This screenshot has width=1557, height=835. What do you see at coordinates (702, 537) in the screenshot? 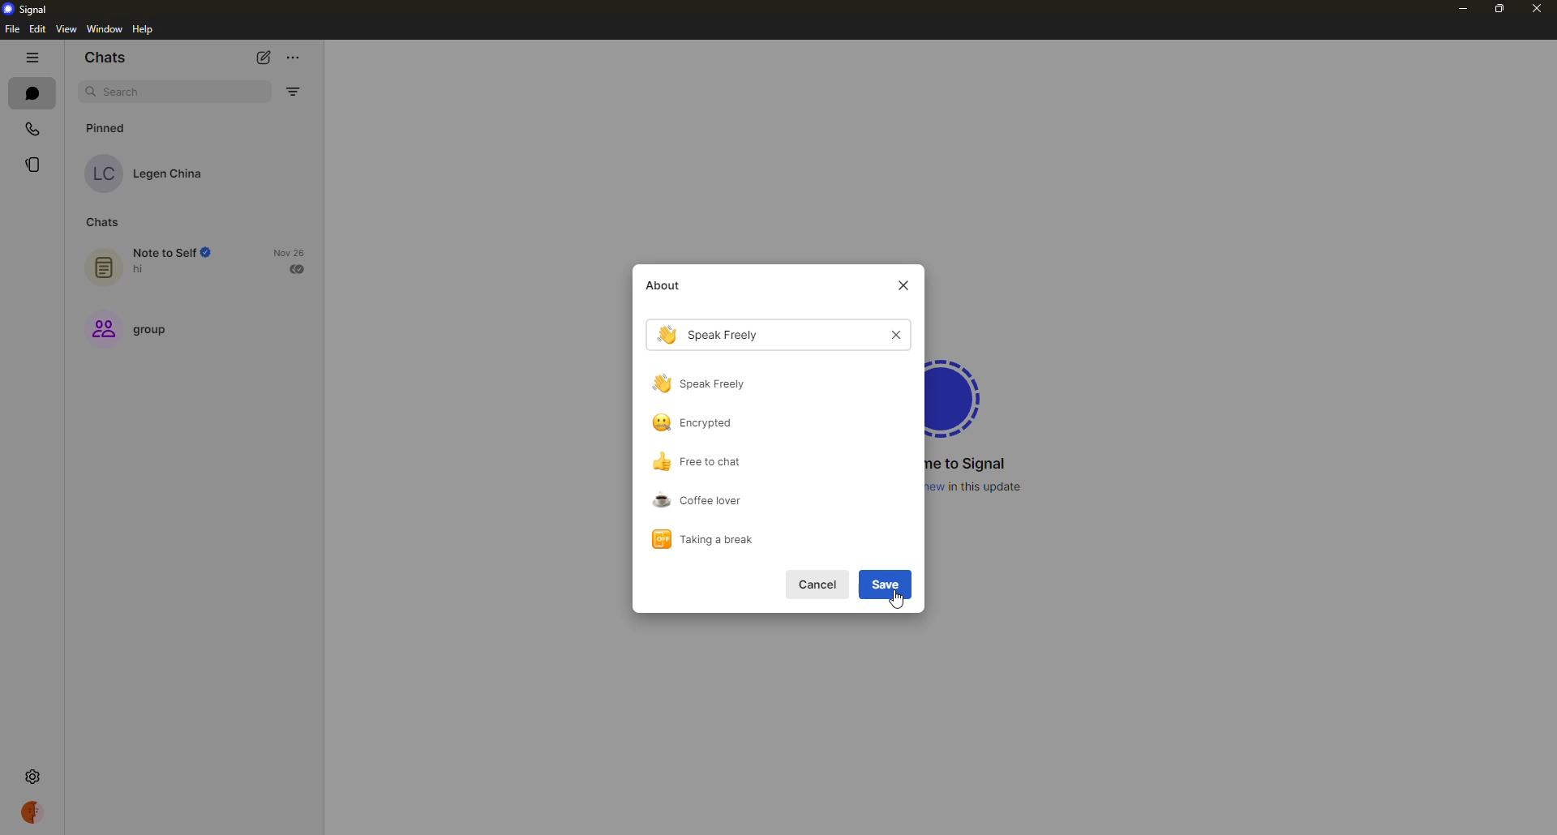
I see `taking a break` at bounding box center [702, 537].